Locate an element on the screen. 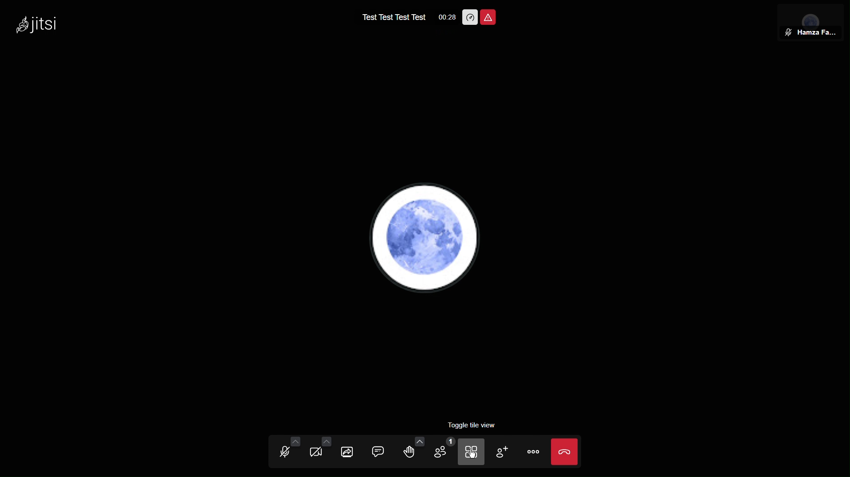  Toggle tile view is located at coordinates (476, 426).